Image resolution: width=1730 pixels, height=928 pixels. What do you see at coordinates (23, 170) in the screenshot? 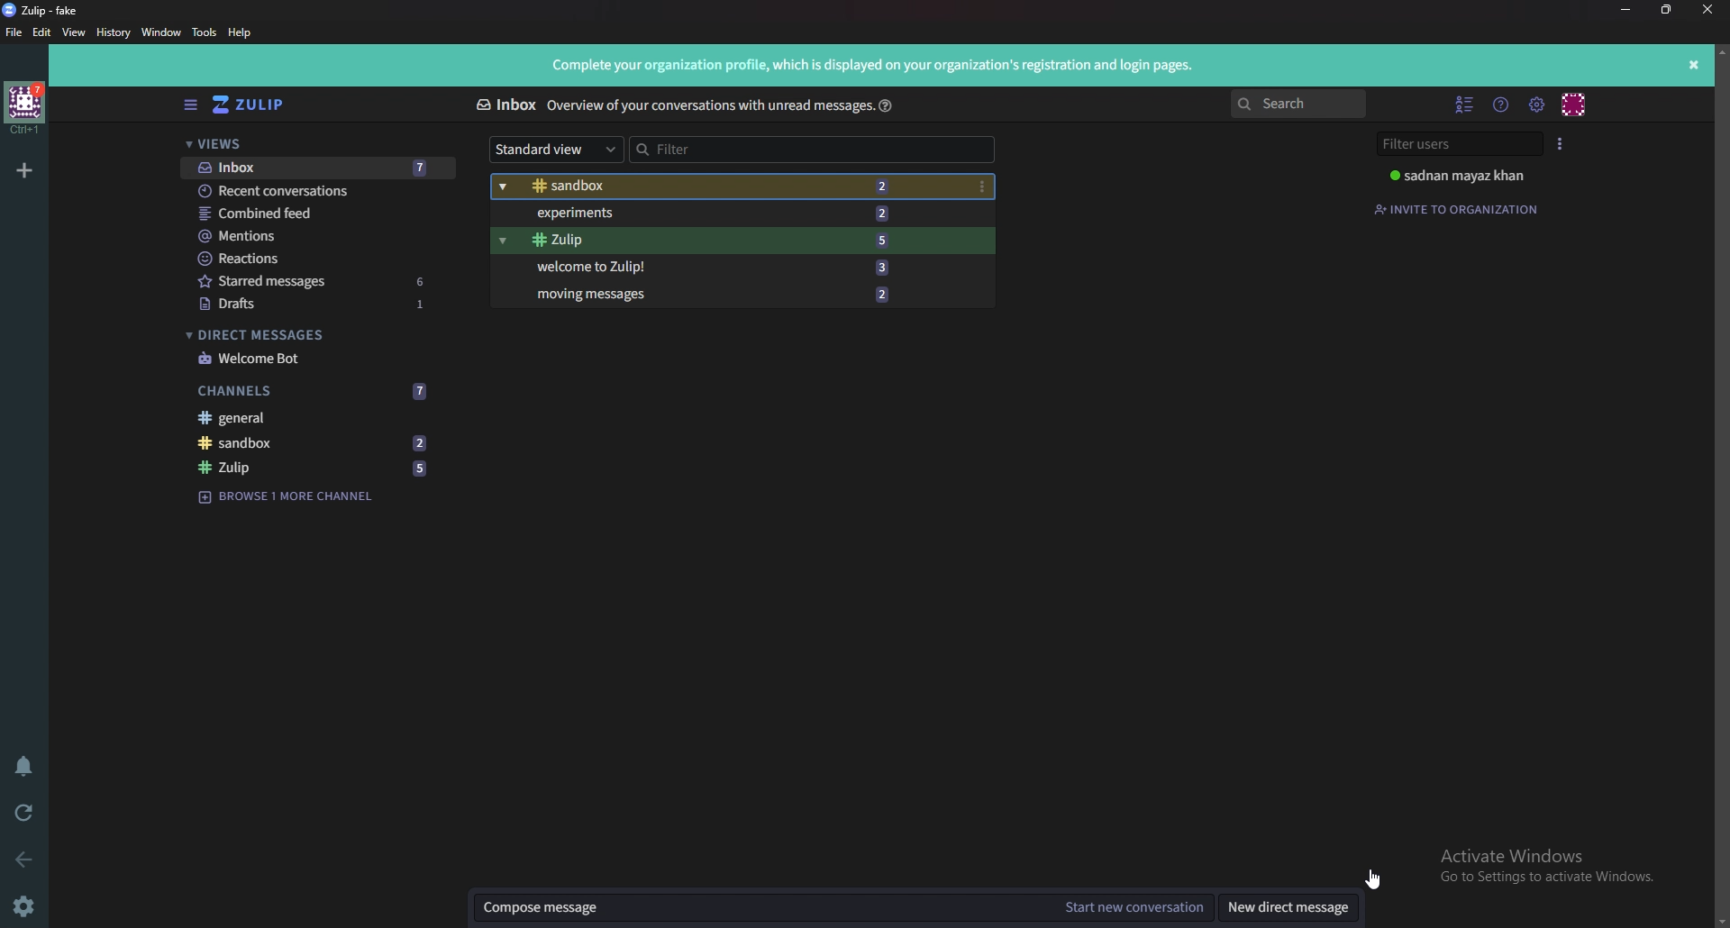
I see `Add organization` at bounding box center [23, 170].